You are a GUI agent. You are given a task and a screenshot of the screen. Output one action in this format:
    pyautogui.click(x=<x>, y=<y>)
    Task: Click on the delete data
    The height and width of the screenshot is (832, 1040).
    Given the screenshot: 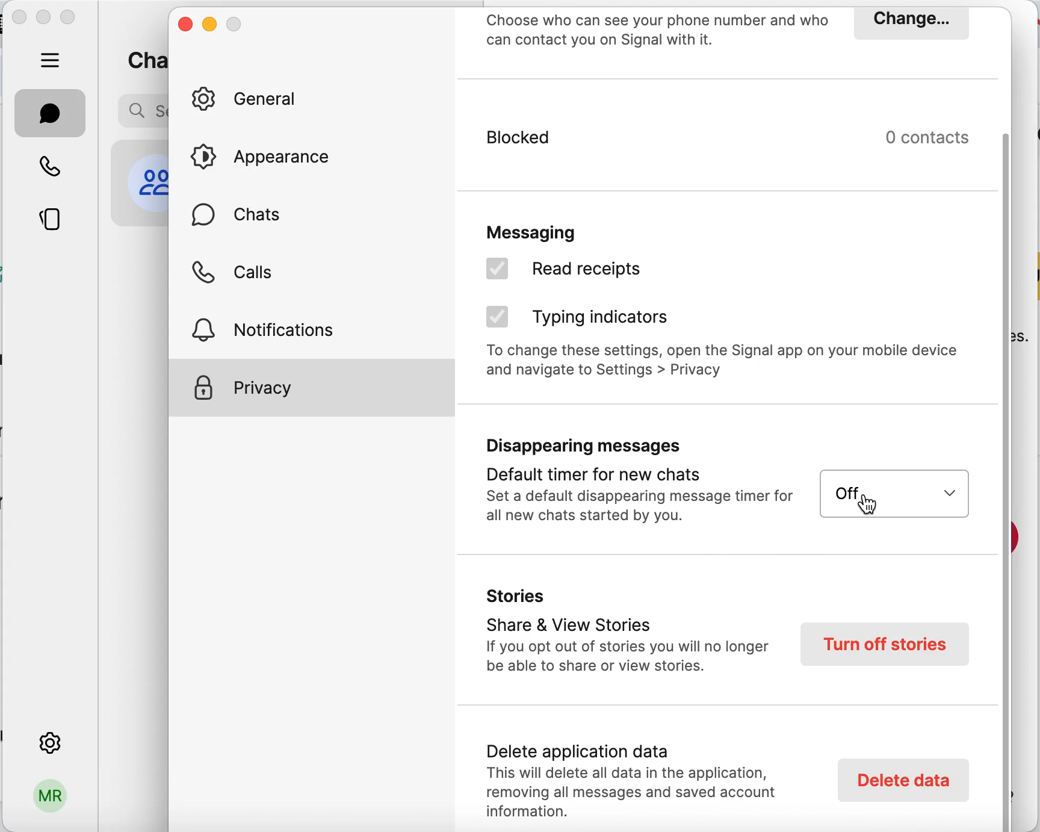 What is the action you would take?
    pyautogui.click(x=901, y=780)
    